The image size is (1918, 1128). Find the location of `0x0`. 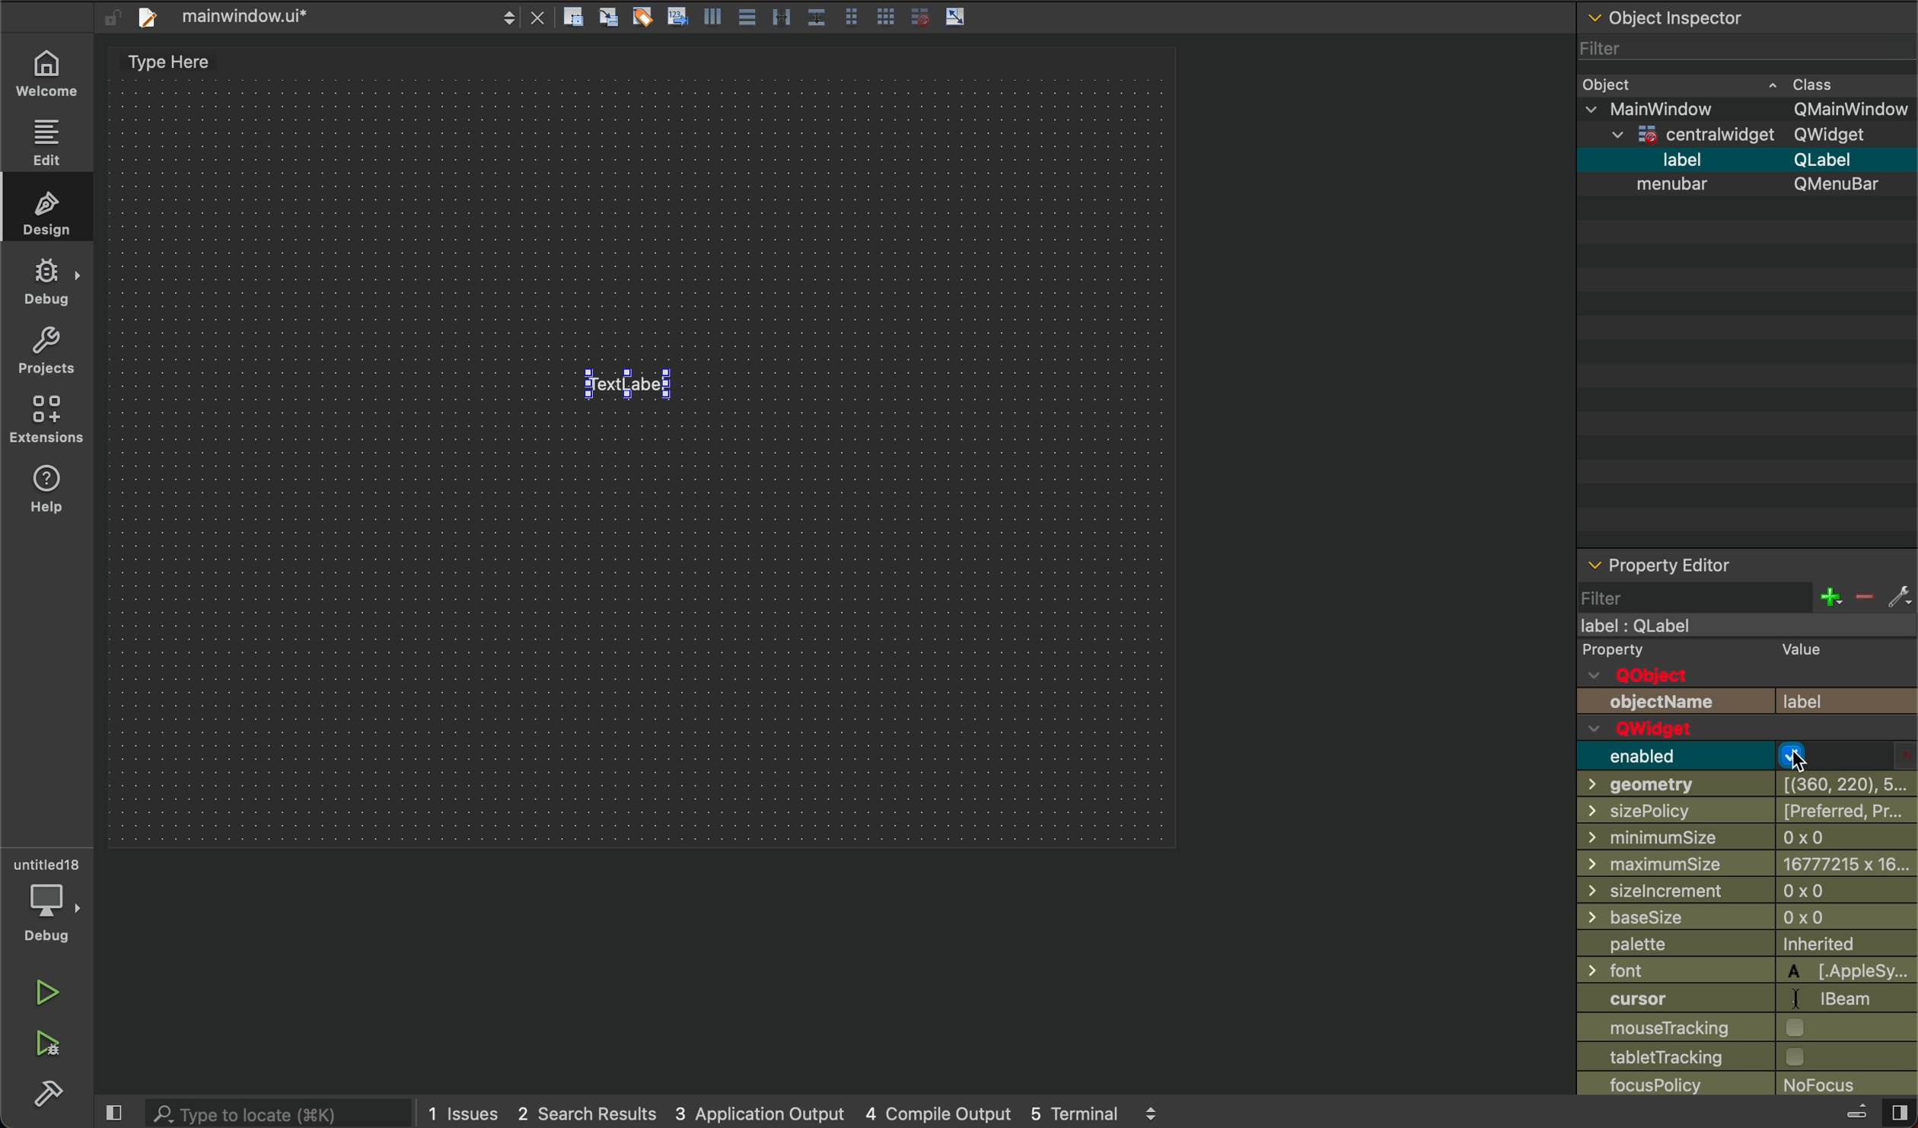

0x0 is located at coordinates (1826, 891).